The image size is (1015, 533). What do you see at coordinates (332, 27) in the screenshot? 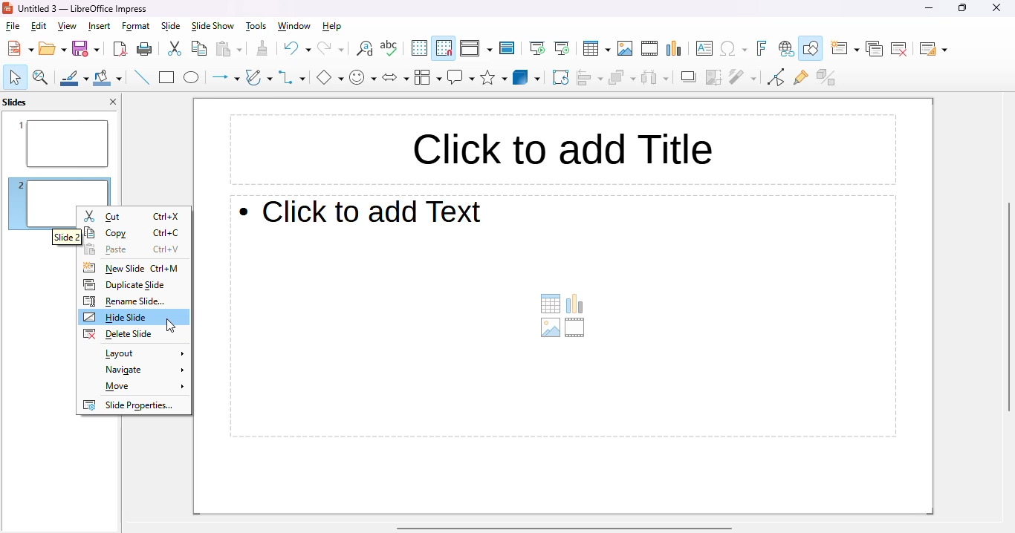
I see `help` at bounding box center [332, 27].